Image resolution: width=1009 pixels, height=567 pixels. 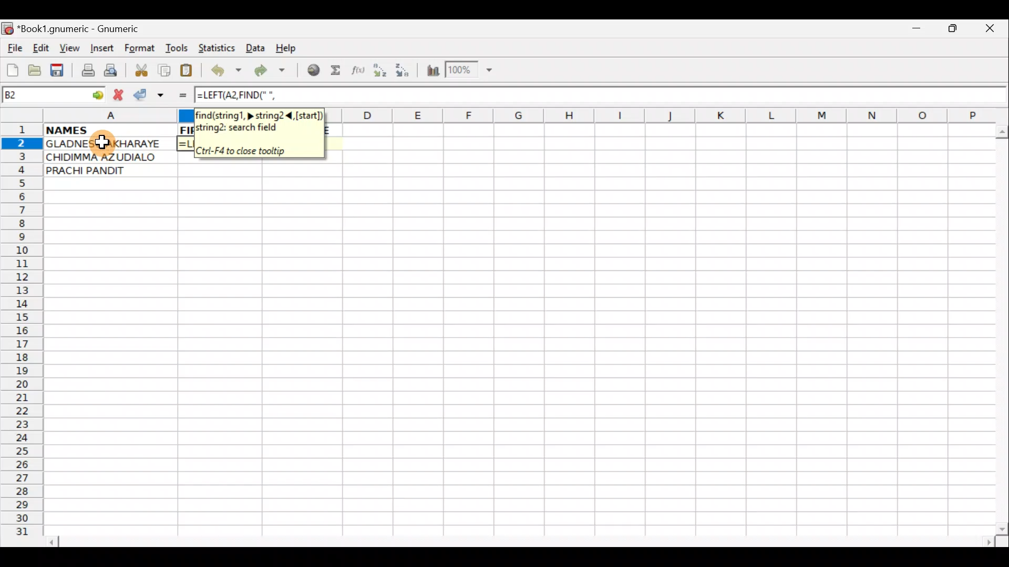 I want to click on PRACHI PANDIT, so click(x=102, y=171).